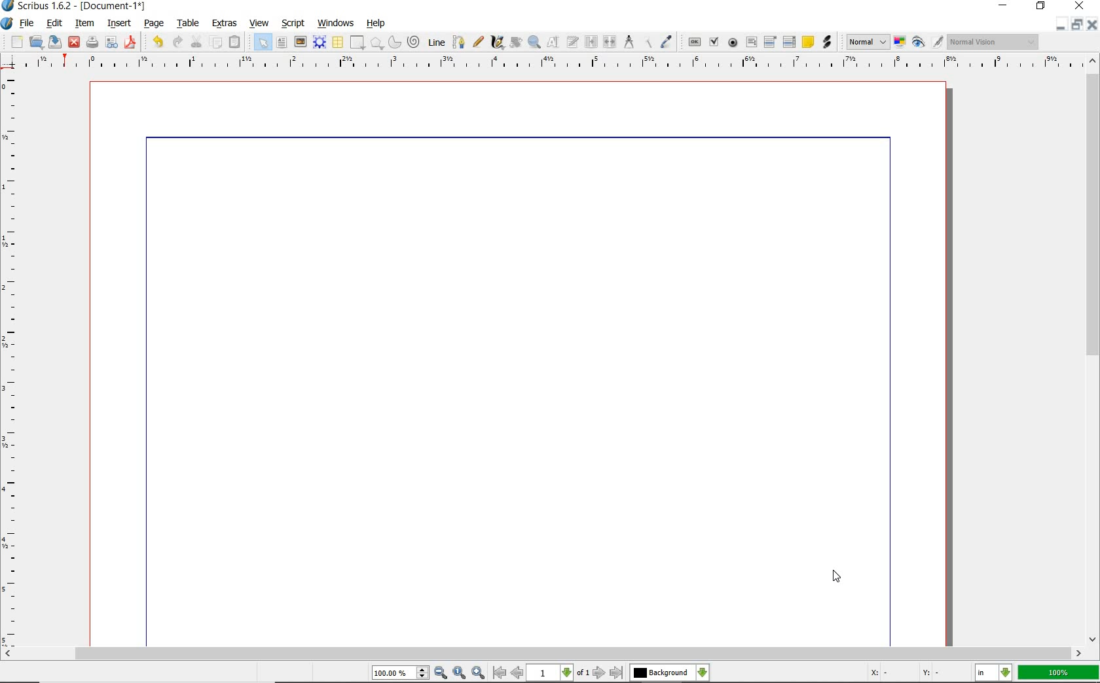 The image size is (1100, 683). I want to click on close, so click(75, 43).